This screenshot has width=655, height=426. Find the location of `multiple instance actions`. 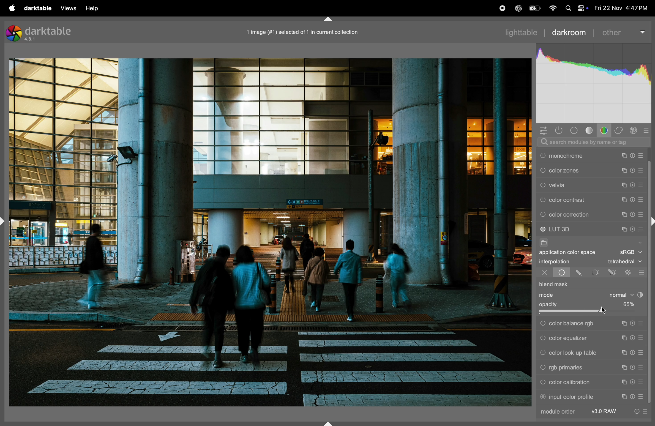

multiple instance actions is located at coordinates (624, 367).